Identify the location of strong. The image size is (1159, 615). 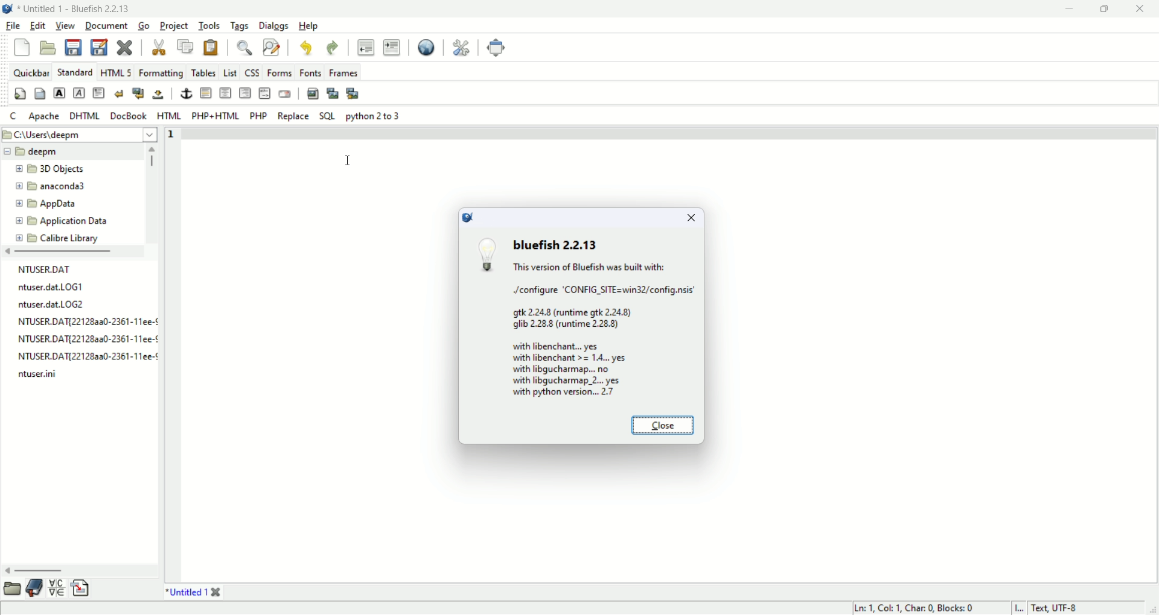
(59, 93).